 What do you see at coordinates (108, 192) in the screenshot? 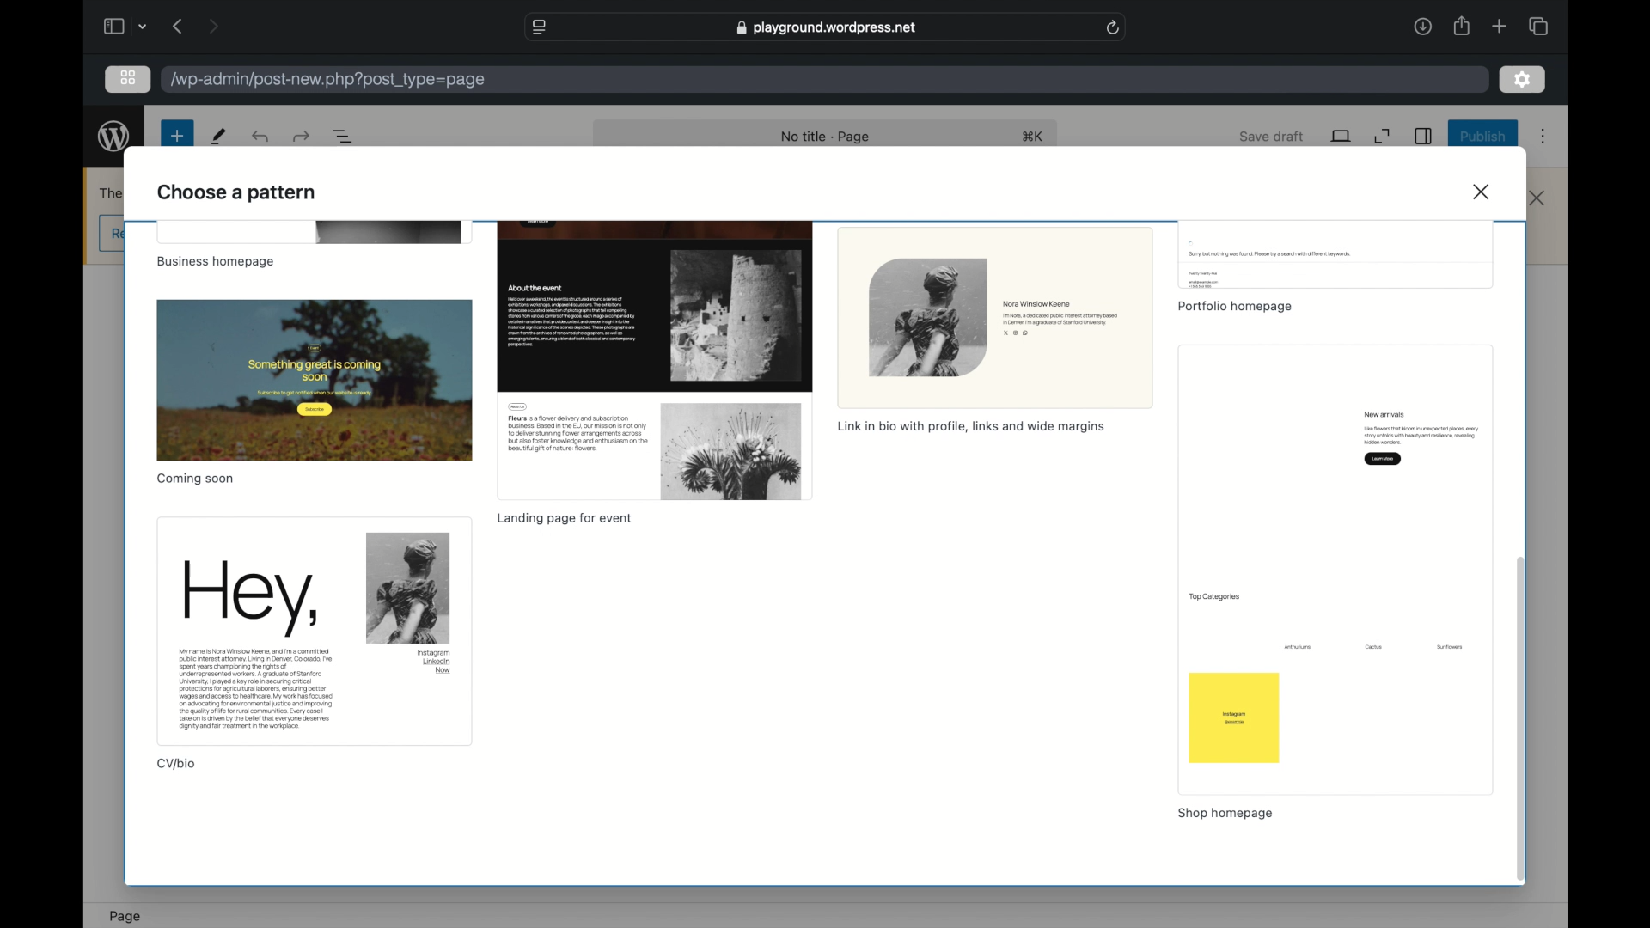
I see `obscure text` at bounding box center [108, 192].